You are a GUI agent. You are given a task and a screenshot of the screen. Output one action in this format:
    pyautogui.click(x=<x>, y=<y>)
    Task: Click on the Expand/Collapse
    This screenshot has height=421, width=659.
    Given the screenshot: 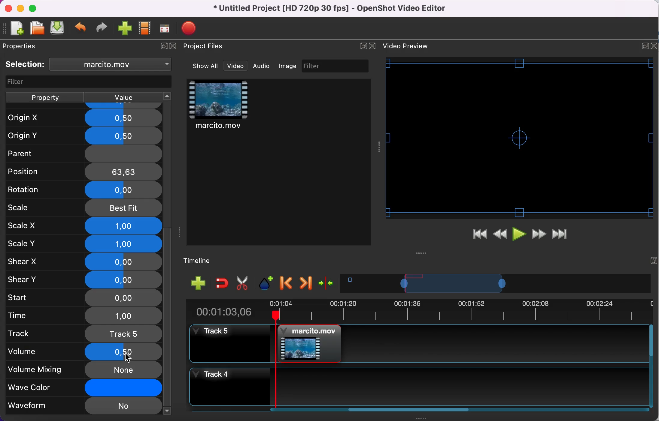 What is the action you would take?
    pyautogui.click(x=654, y=261)
    